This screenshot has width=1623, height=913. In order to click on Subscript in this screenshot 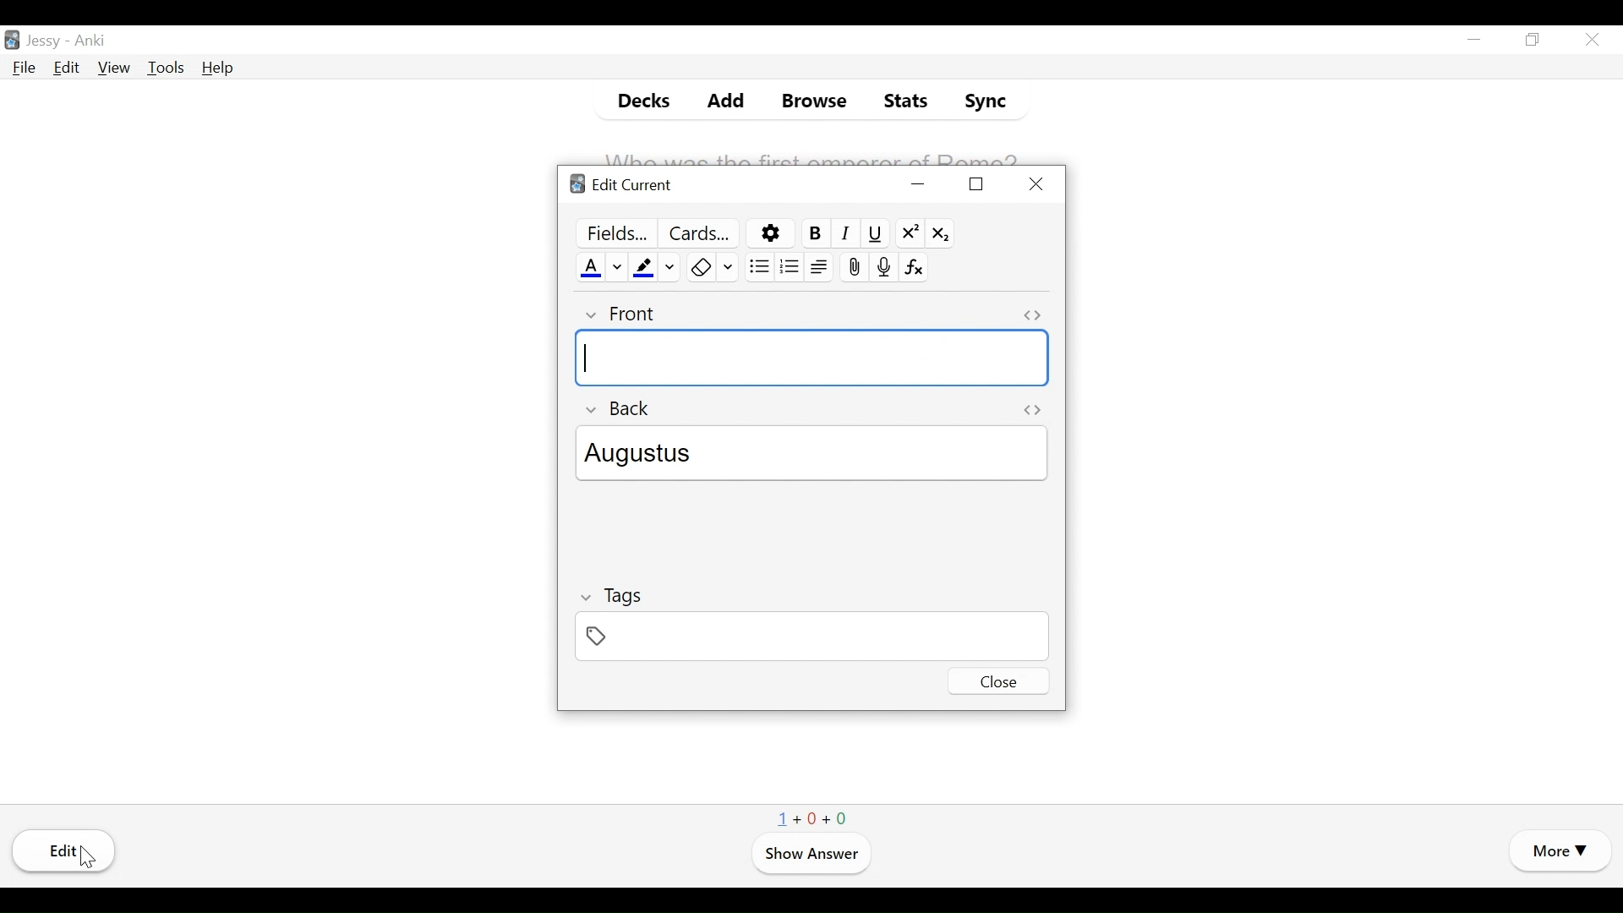, I will do `click(939, 232)`.